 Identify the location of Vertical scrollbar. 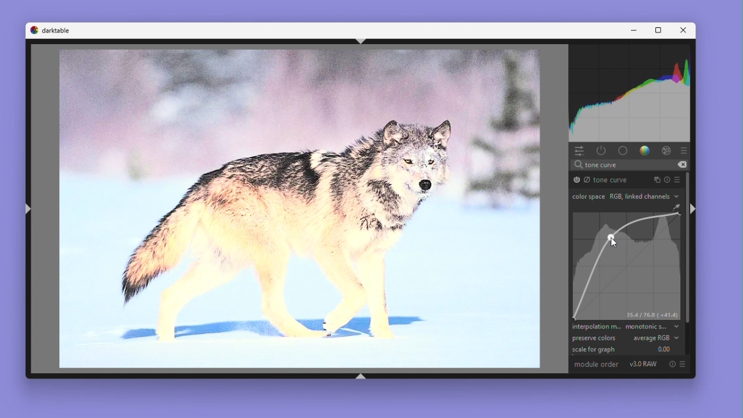
(686, 248).